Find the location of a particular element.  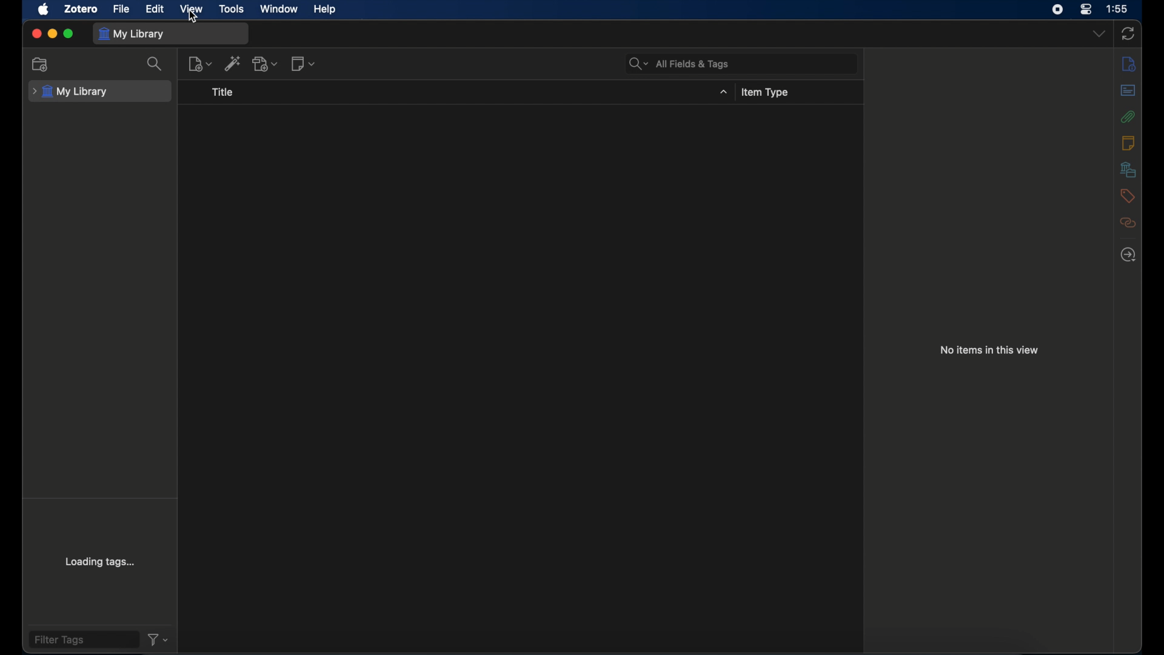

tags is located at coordinates (1126, 196).